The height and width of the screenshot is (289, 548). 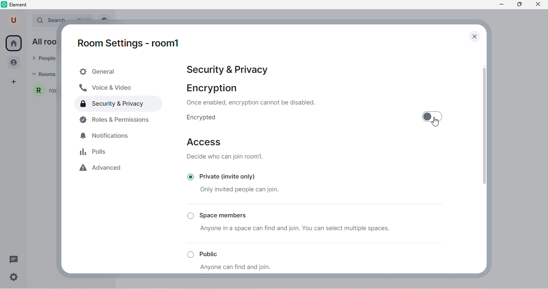 What do you see at coordinates (14, 20) in the screenshot?
I see `user` at bounding box center [14, 20].